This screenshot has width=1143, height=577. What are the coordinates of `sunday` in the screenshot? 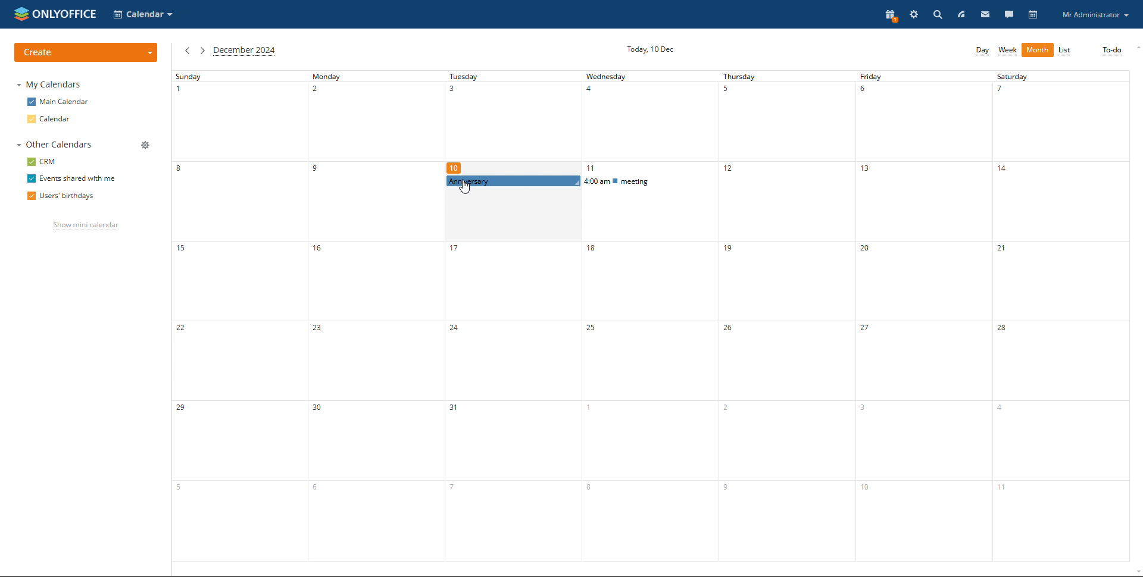 It's located at (237, 315).